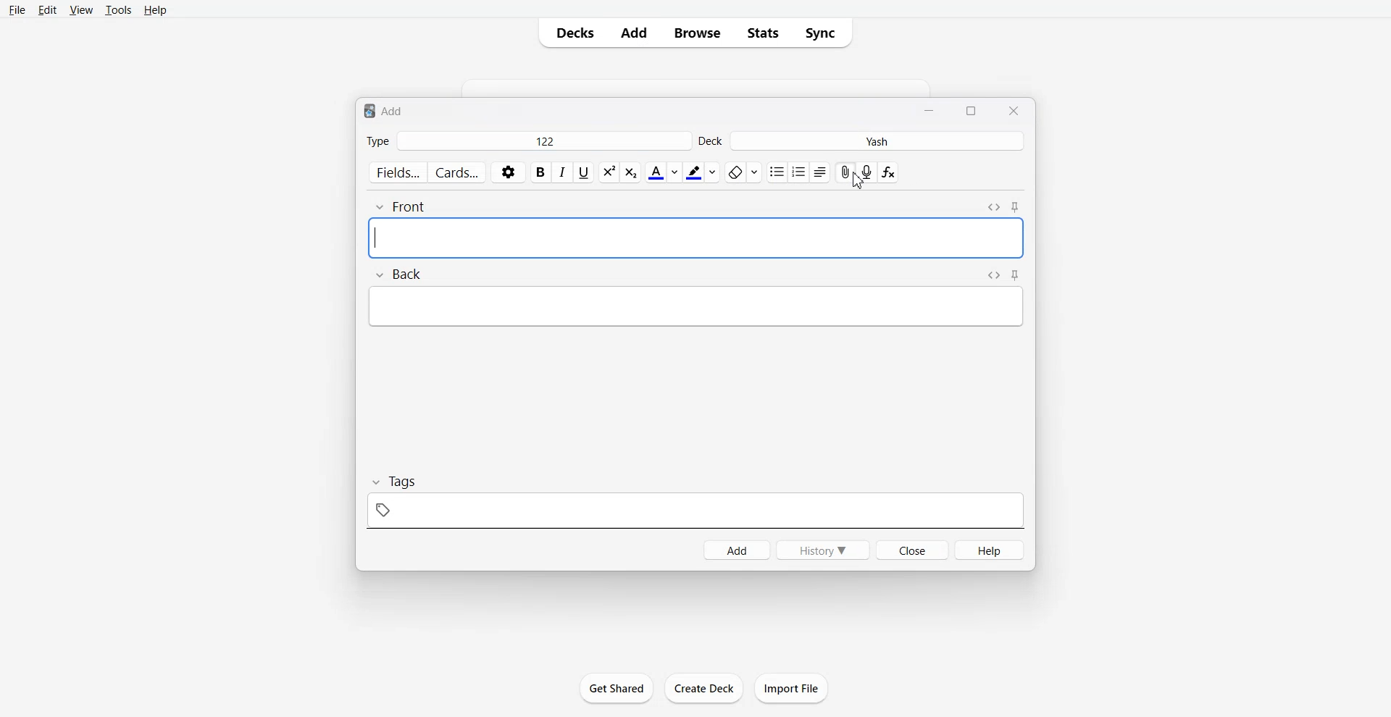  What do you see at coordinates (396, 172) in the screenshot?
I see `Fields` at bounding box center [396, 172].